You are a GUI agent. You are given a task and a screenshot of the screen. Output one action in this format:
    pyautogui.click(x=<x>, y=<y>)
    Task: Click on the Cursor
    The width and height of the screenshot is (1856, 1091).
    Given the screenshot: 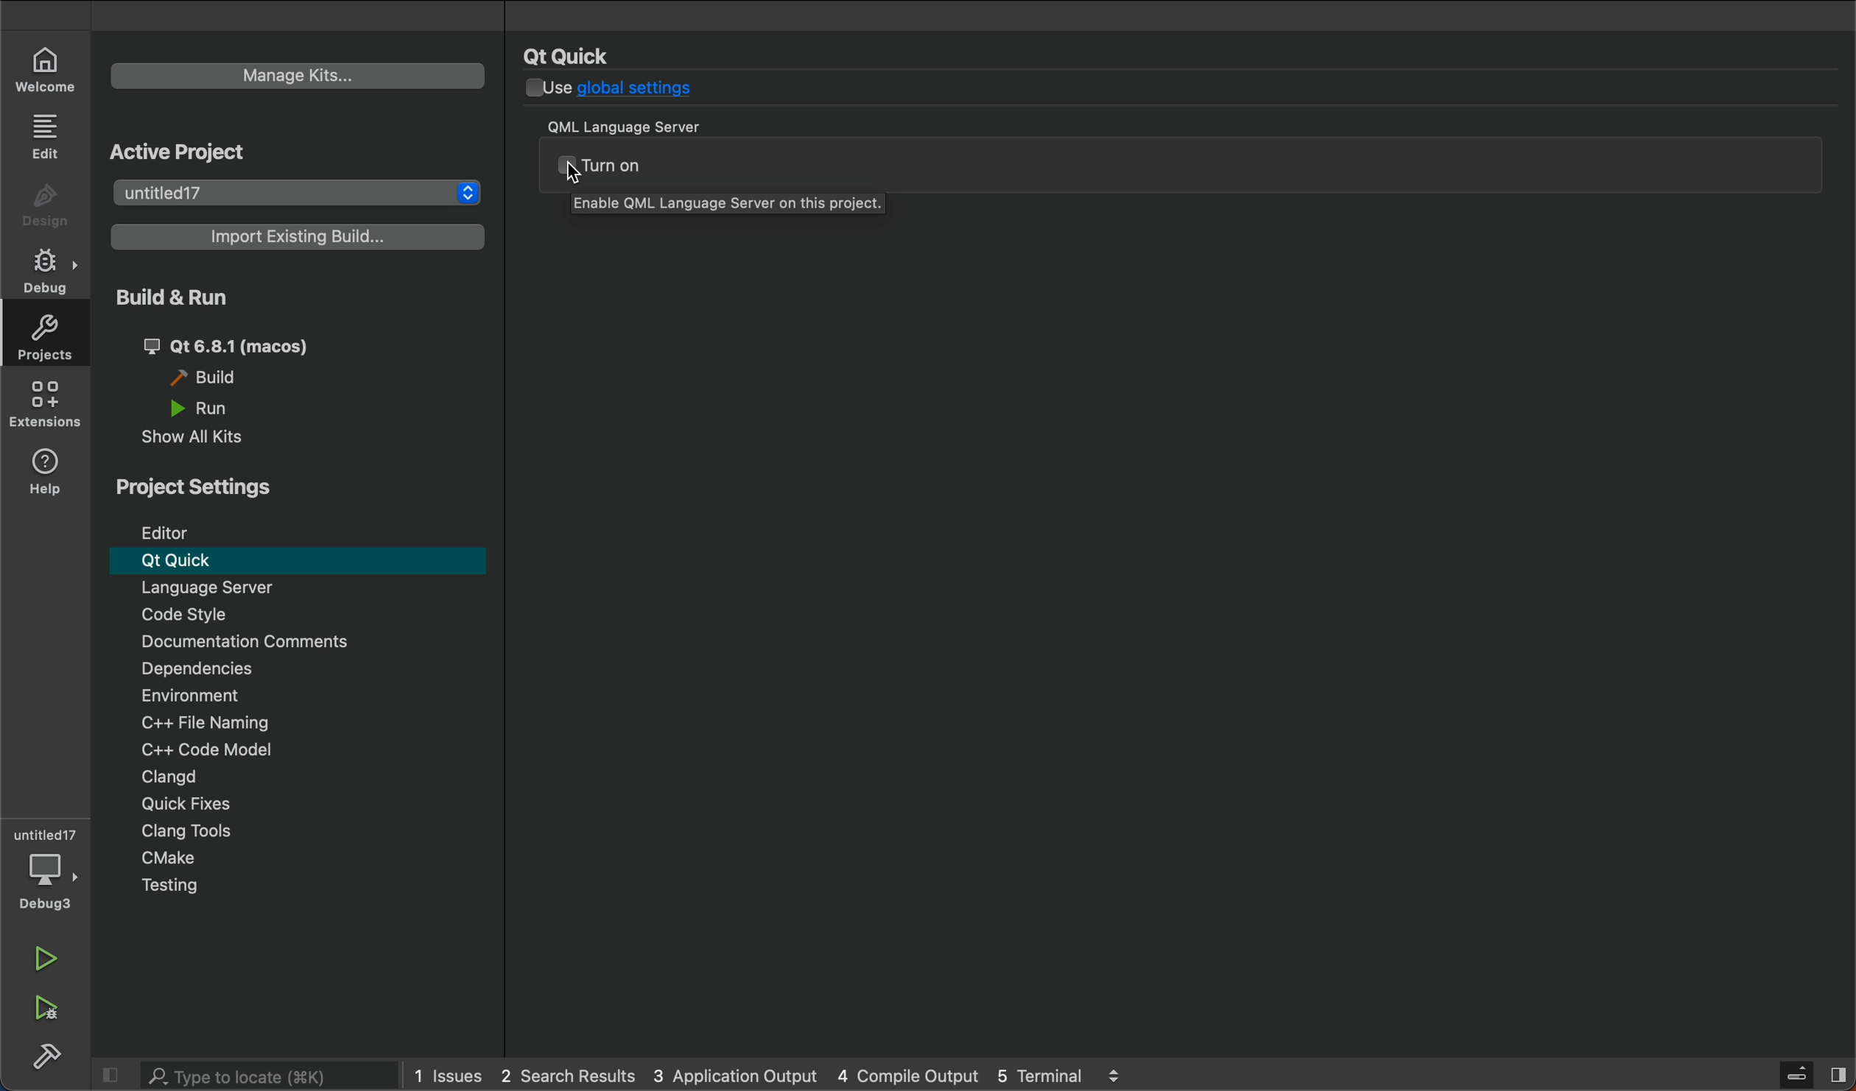 What is the action you would take?
    pyautogui.click(x=575, y=176)
    